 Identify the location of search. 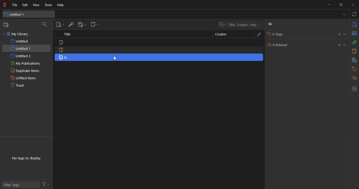
(45, 24).